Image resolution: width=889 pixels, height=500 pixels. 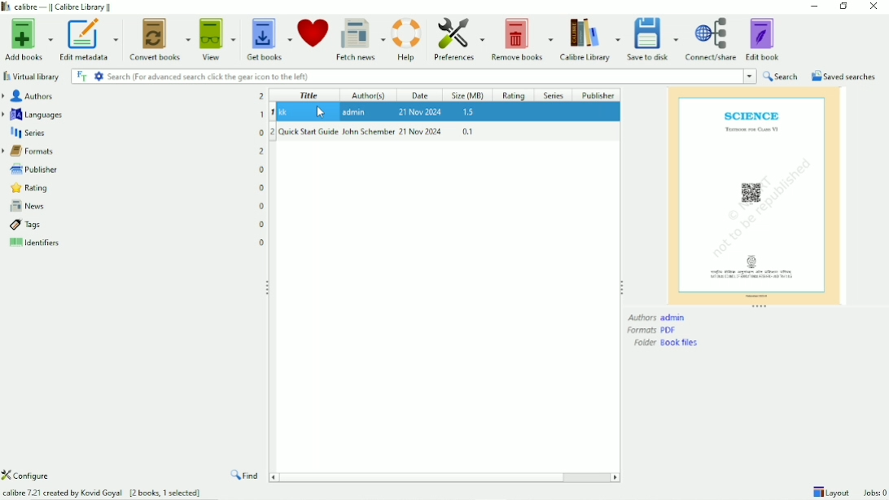 I want to click on 0, so click(x=262, y=206).